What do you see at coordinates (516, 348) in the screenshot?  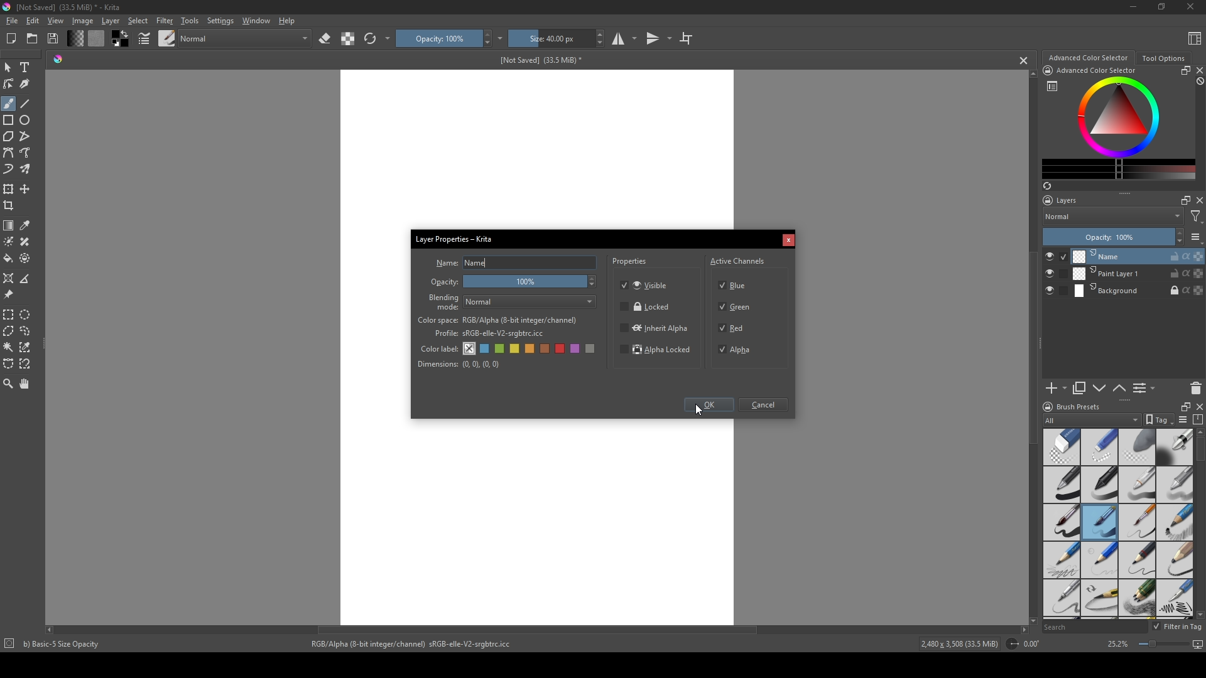 I see `lemon` at bounding box center [516, 348].